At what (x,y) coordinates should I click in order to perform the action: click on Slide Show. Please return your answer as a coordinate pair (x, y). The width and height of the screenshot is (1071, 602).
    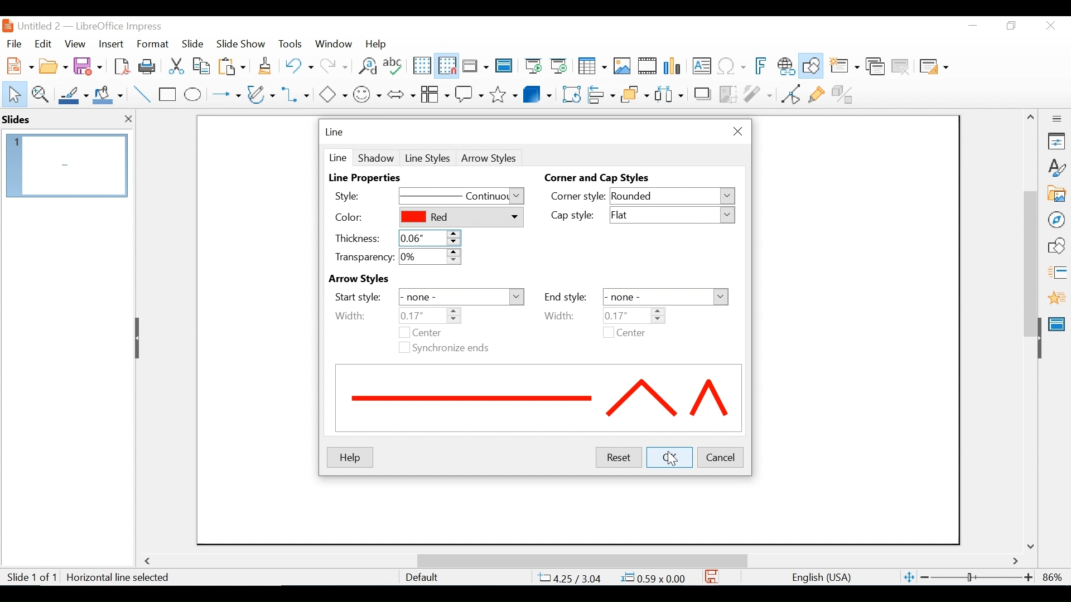
    Looking at the image, I should click on (242, 43).